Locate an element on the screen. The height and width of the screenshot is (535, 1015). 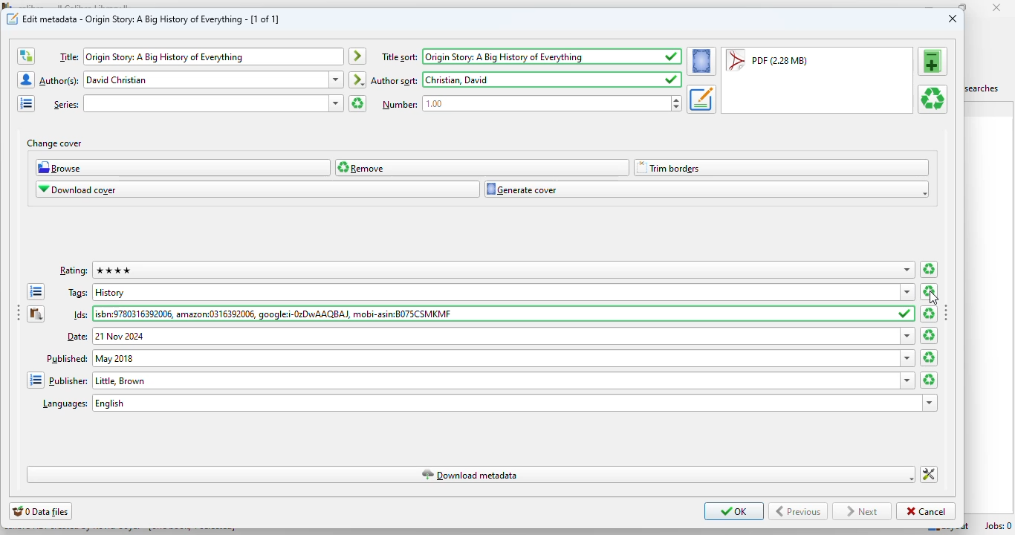
number: 1.00 is located at coordinates (545, 103).